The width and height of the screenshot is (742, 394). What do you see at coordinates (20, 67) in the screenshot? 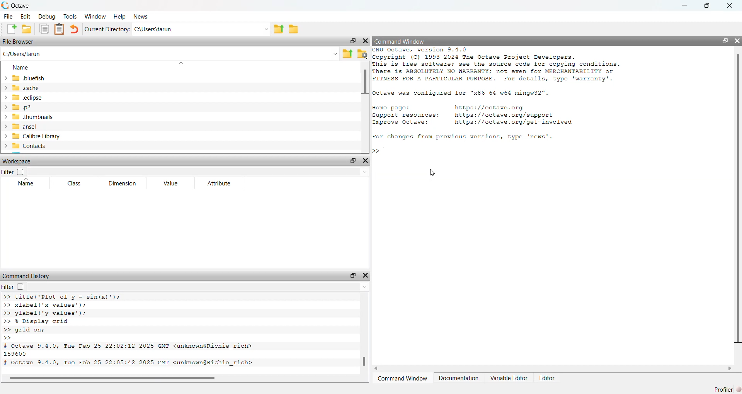
I see `Name` at bounding box center [20, 67].